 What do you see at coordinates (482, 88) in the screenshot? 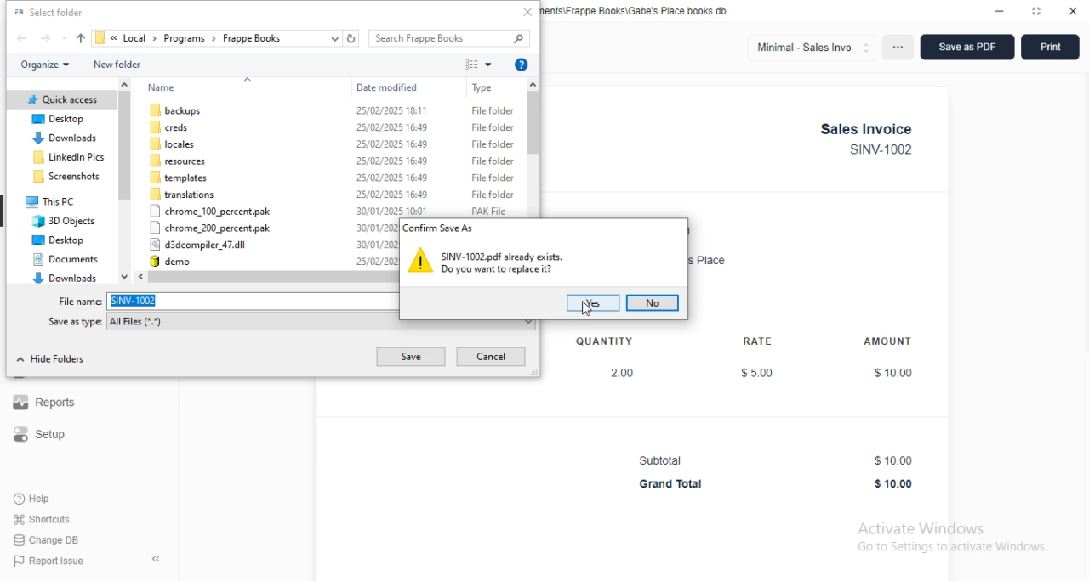
I see `type` at bounding box center [482, 88].